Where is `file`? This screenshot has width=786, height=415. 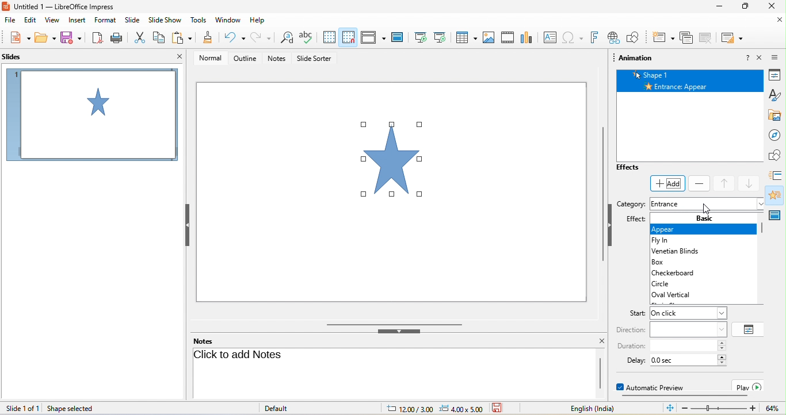
file is located at coordinates (10, 21).